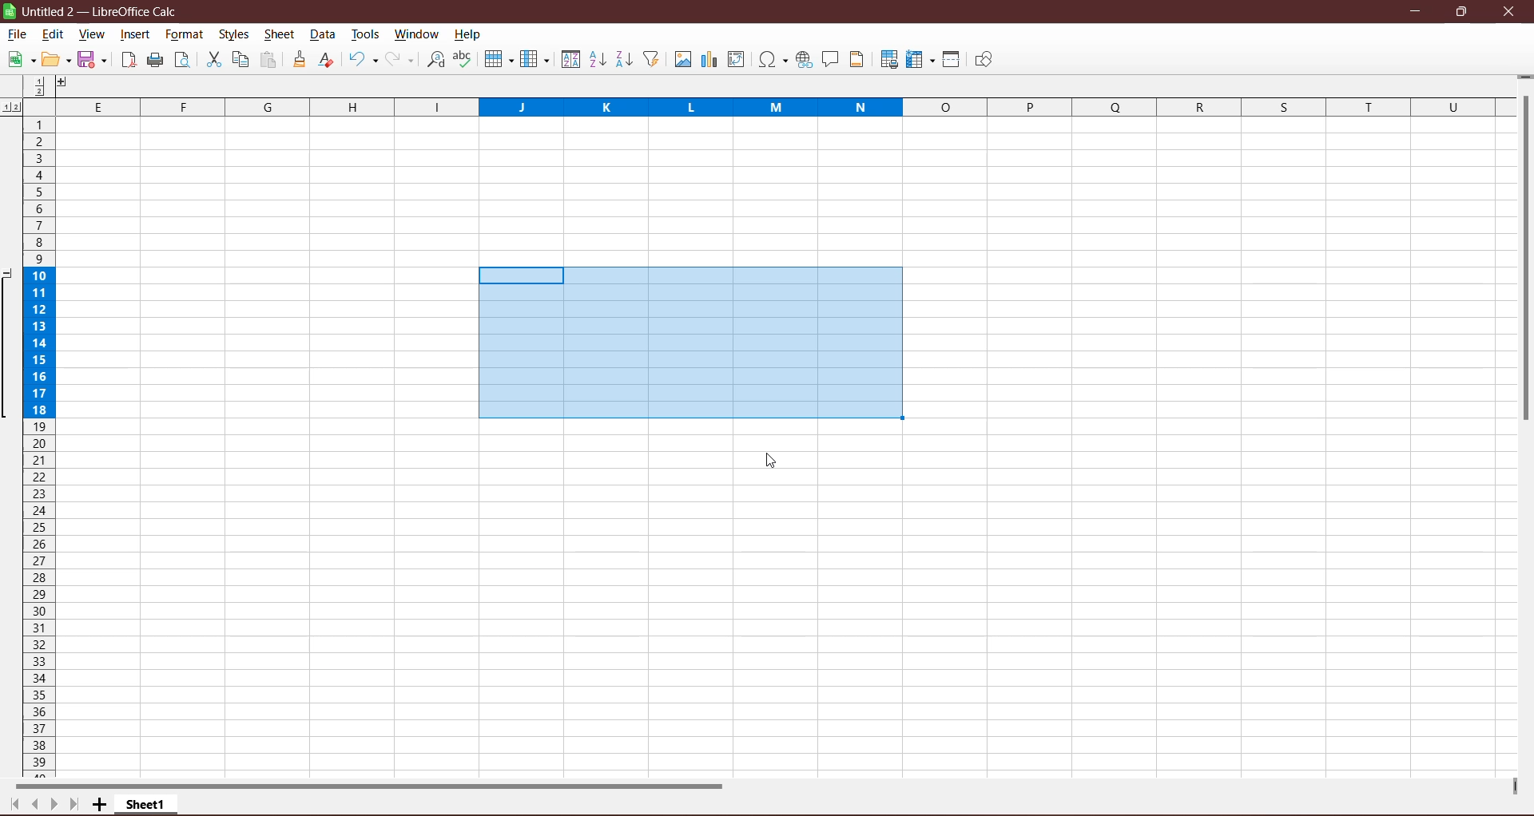 This screenshot has height=816, width=1534. What do you see at coordinates (18, 34) in the screenshot?
I see `File` at bounding box center [18, 34].